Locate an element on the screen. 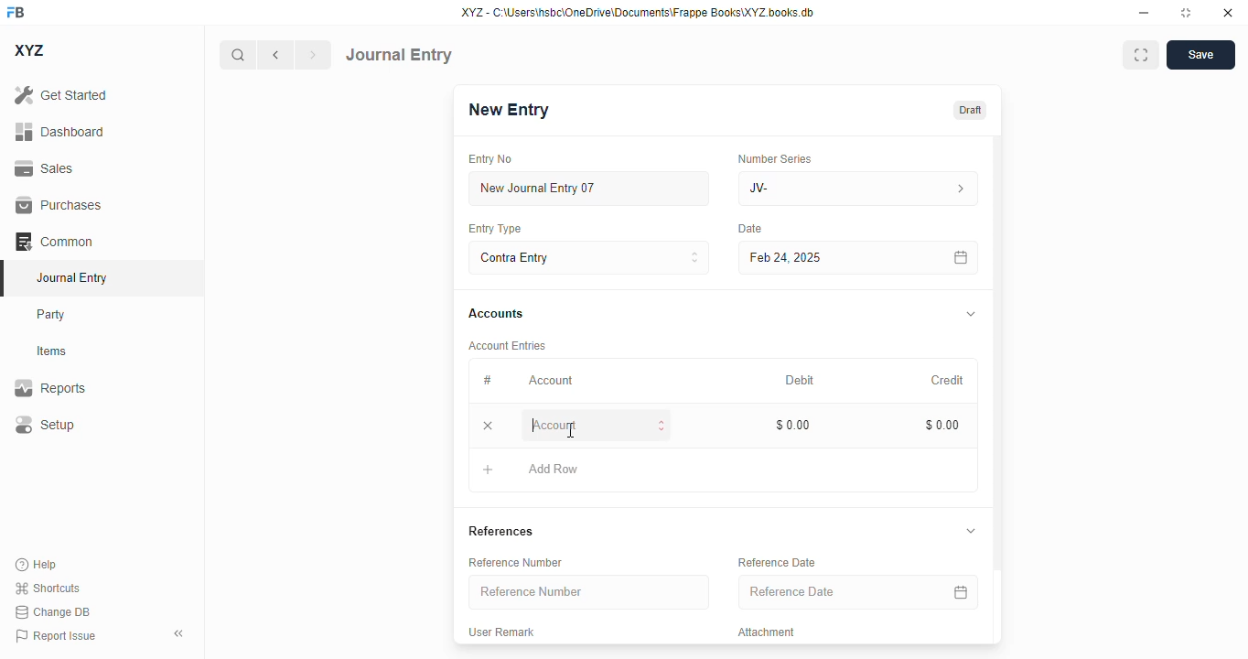 The image size is (1248, 659). JV- is located at coordinates (858, 189).